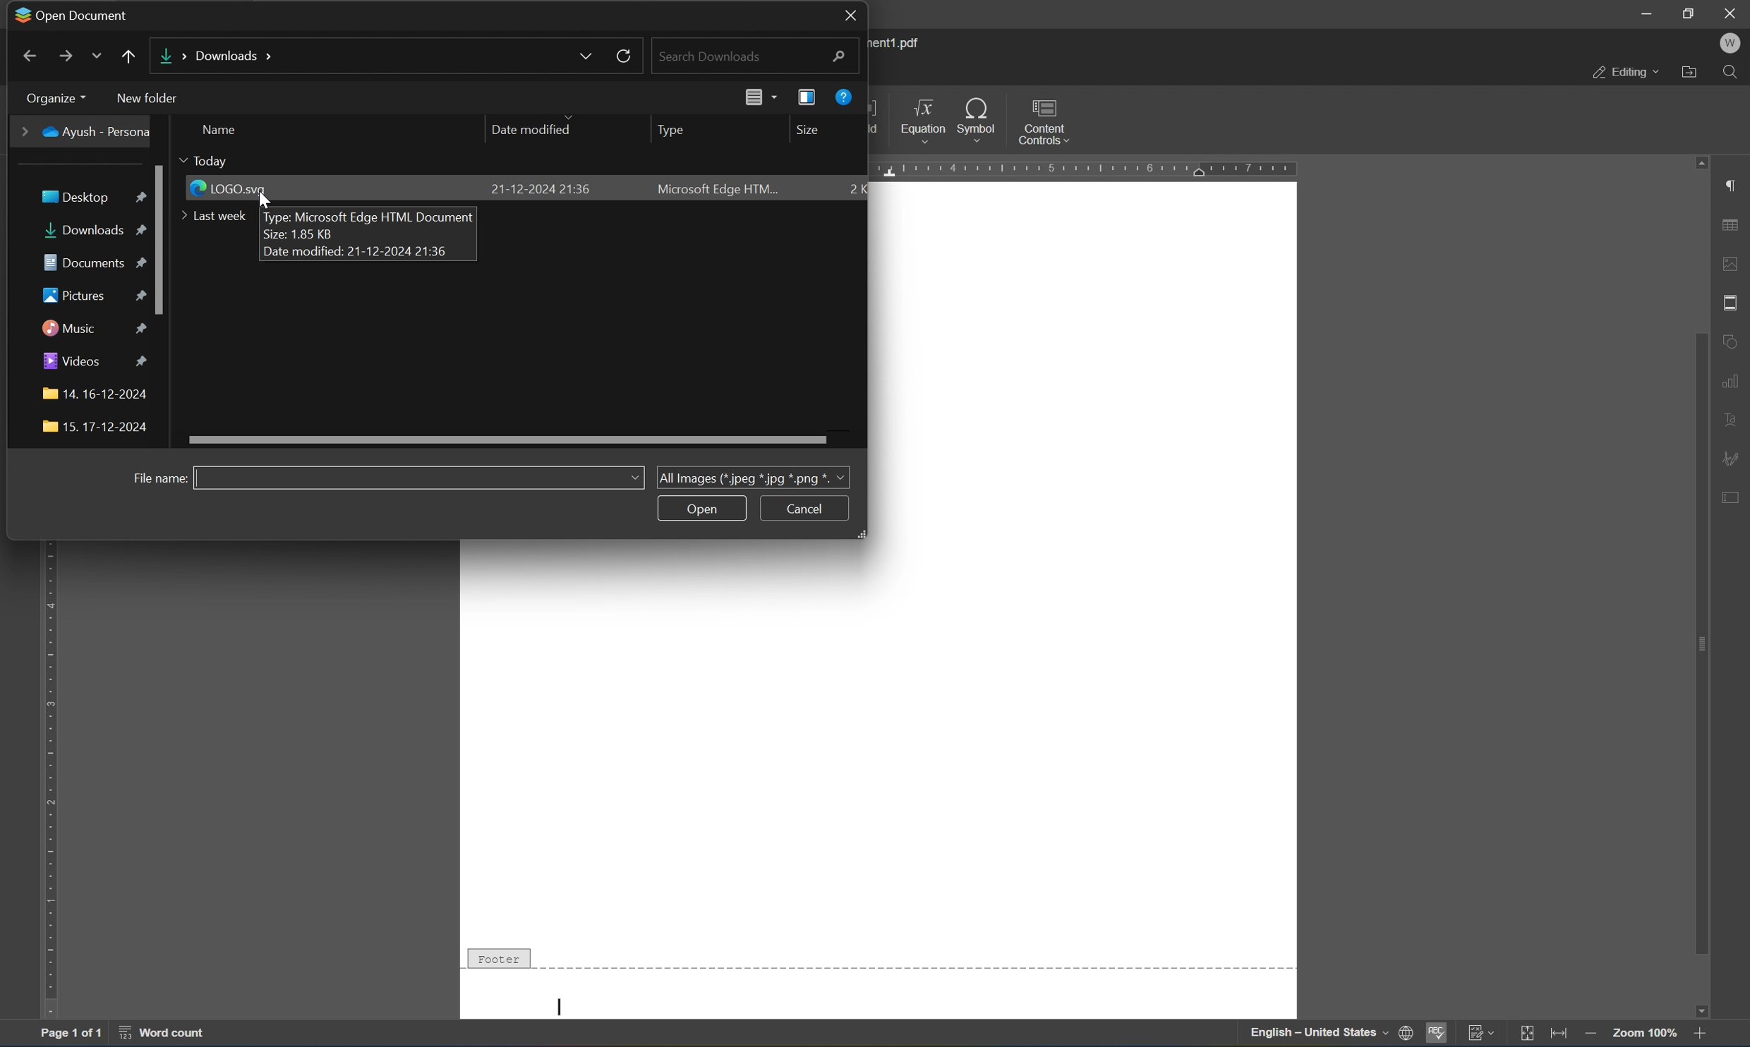 The image size is (1750, 1047). What do you see at coordinates (1732, 14) in the screenshot?
I see `close` at bounding box center [1732, 14].